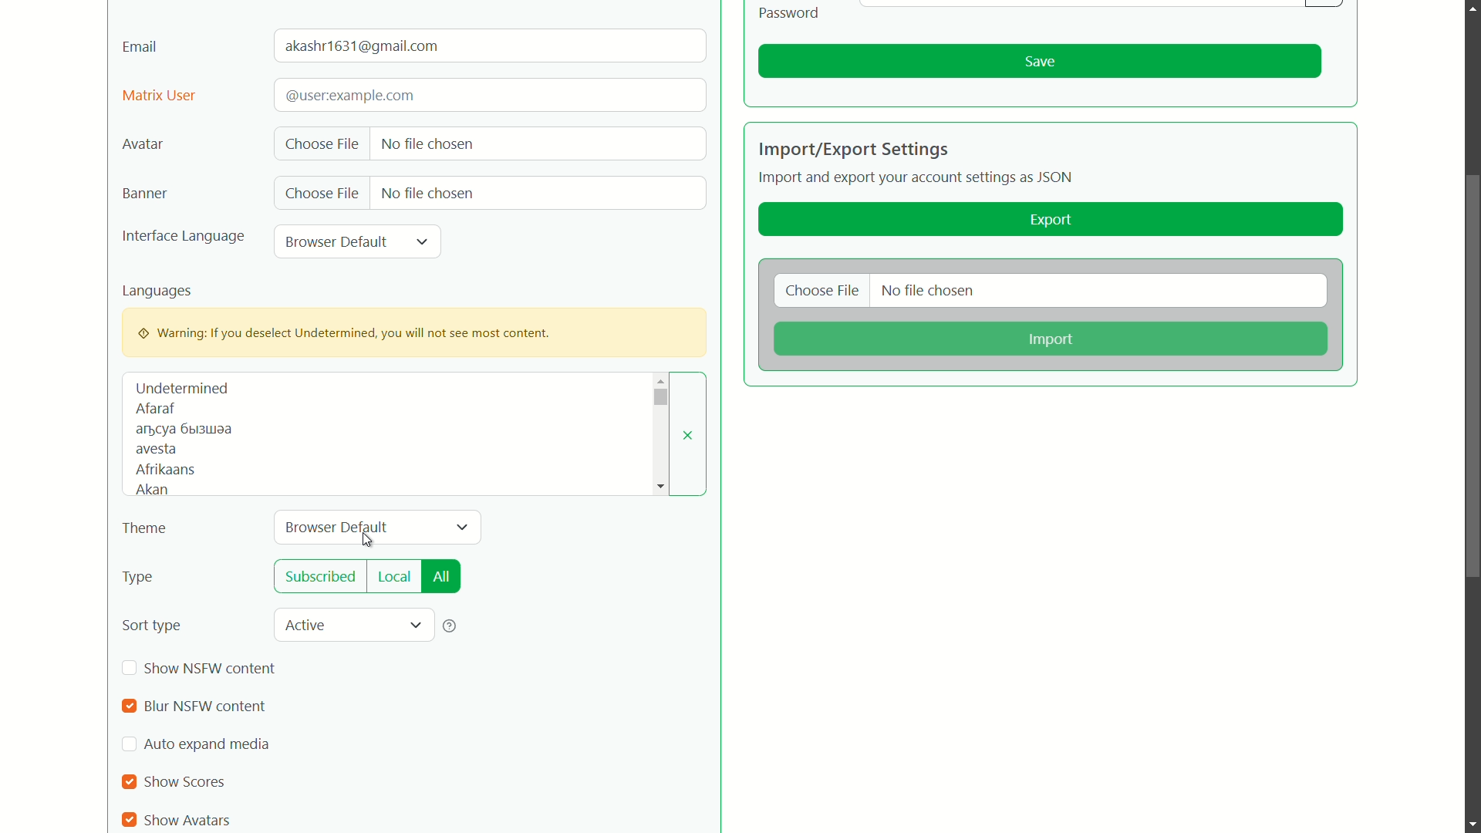  Describe the element at coordinates (131, 782) in the screenshot. I see `checkbox` at that location.